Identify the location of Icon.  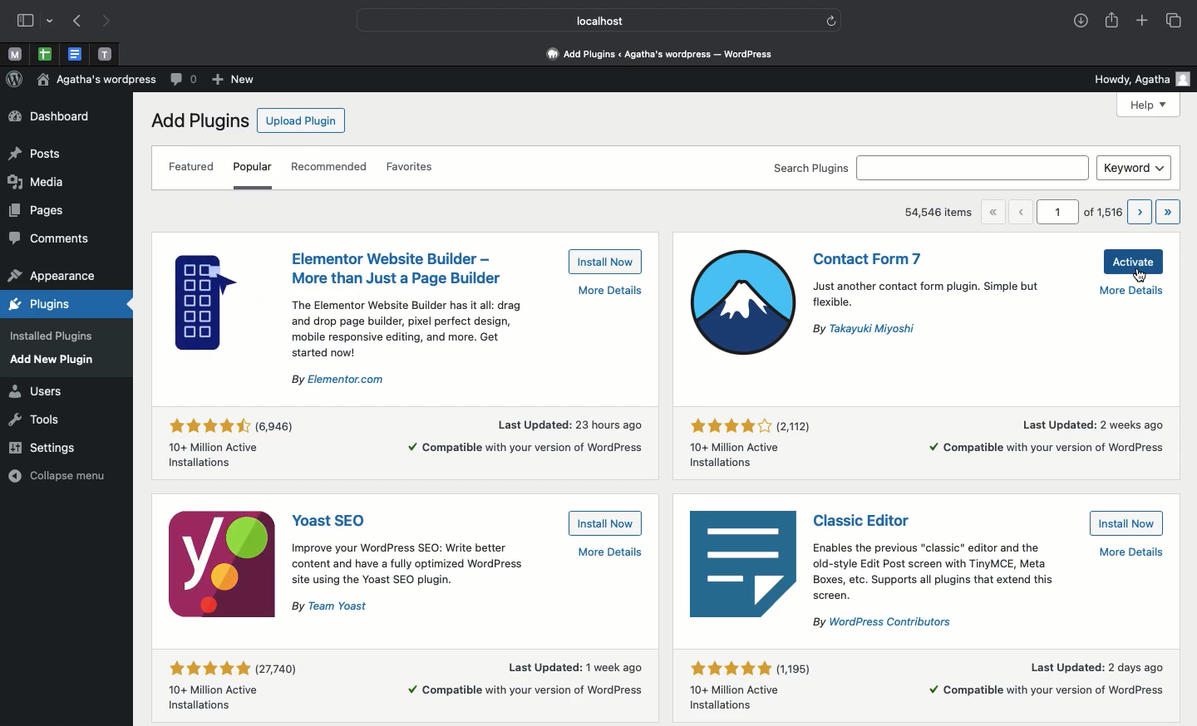
(740, 304).